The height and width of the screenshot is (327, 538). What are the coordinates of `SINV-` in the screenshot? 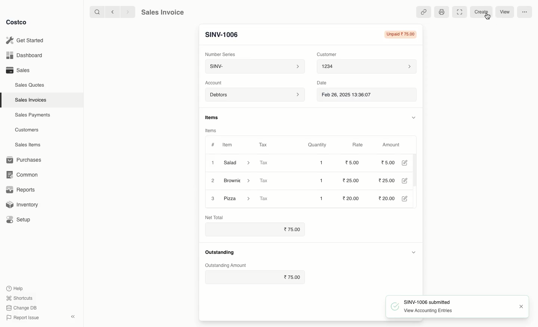 It's located at (254, 67).